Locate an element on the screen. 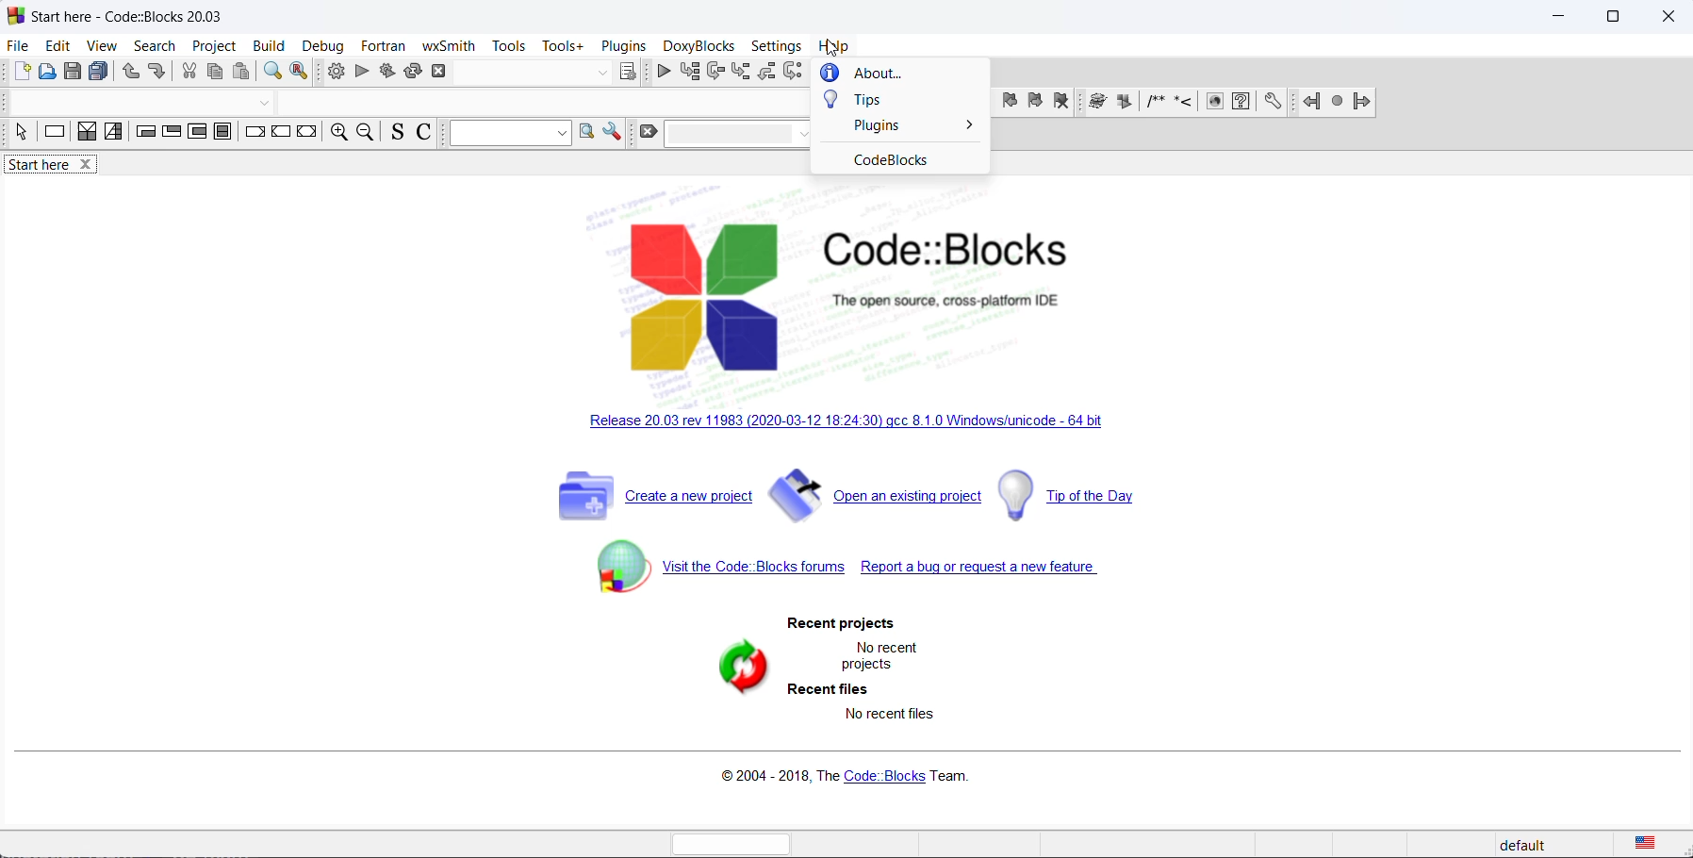 This screenshot has height=858, width=1693. find is located at coordinates (271, 73).